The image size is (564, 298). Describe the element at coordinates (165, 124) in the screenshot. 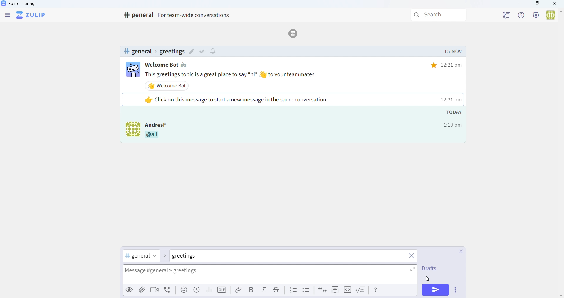

I see `AndresF` at that location.